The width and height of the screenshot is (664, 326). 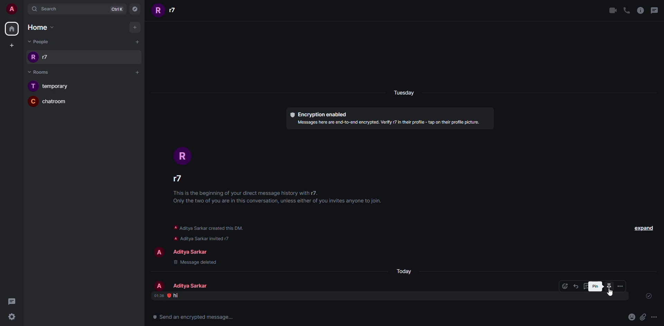 What do you see at coordinates (281, 198) in the screenshot?
I see `info` at bounding box center [281, 198].